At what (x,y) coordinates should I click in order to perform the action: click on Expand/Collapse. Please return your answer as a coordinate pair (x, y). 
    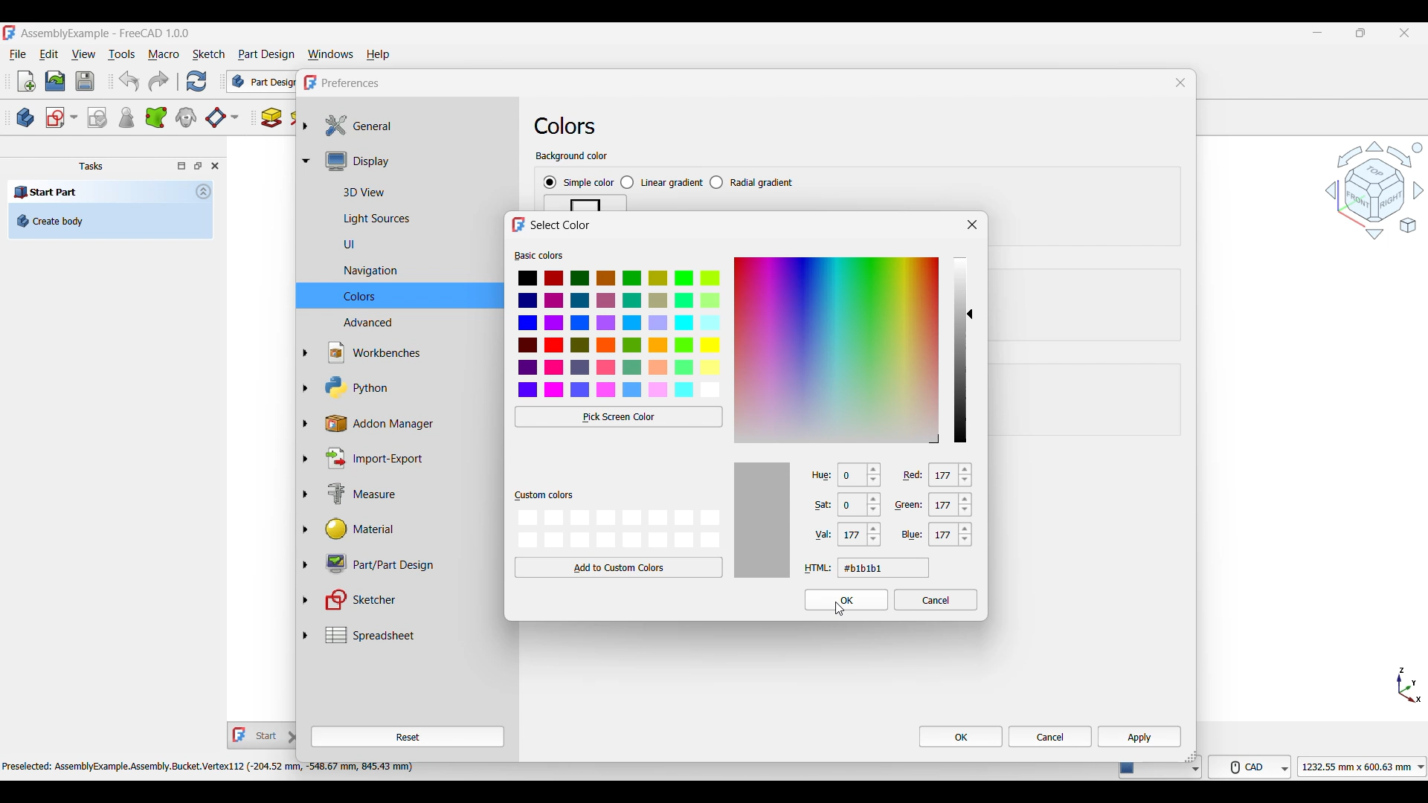
    Looking at the image, I should click on (306, 380).